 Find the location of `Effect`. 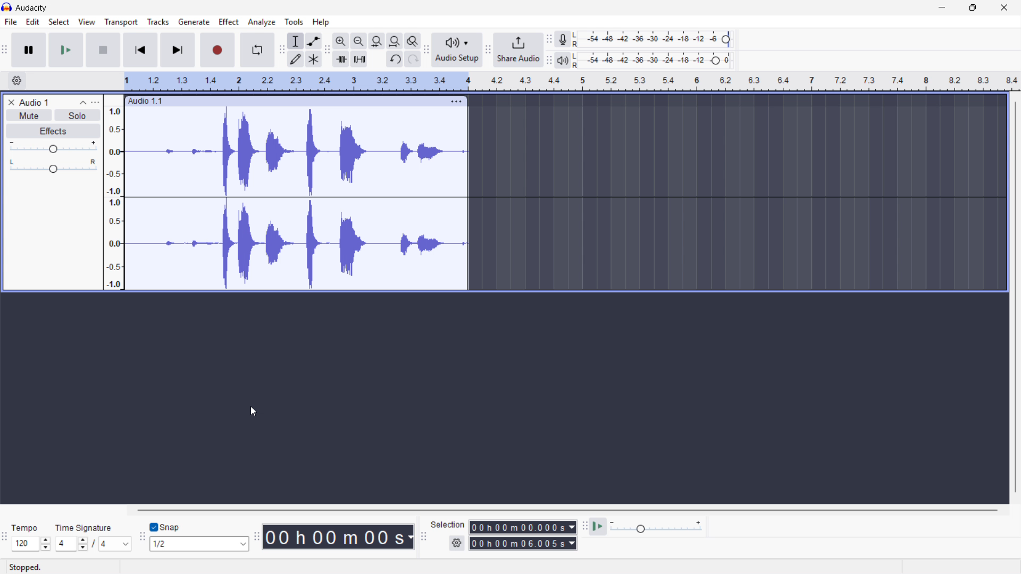

Effect is located at coordinates (229, 22).